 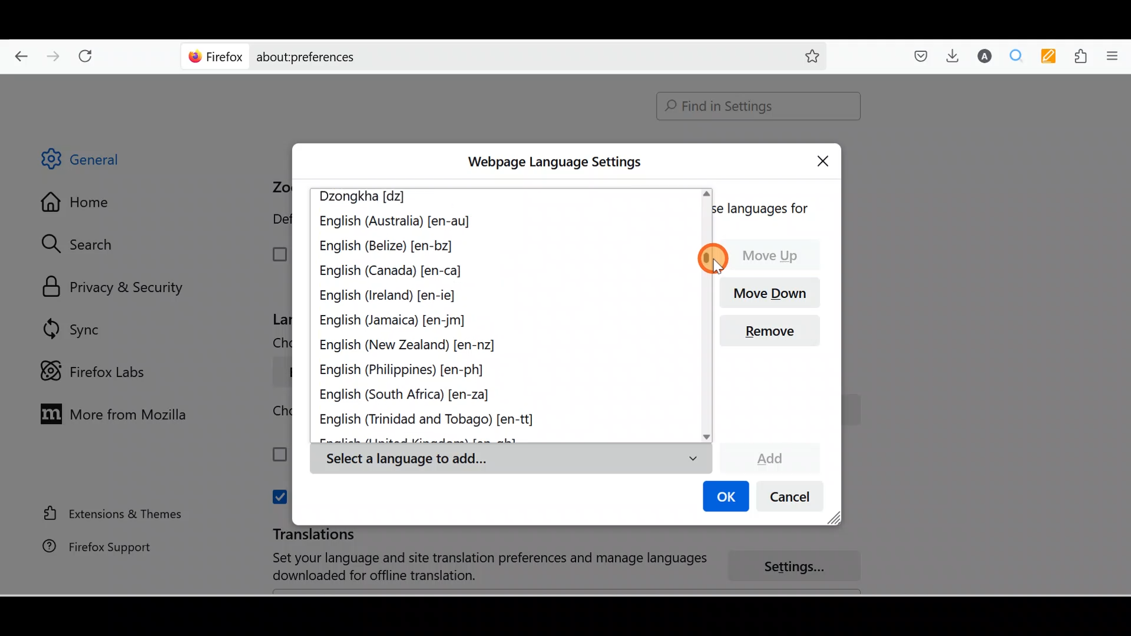 What do you see at coordinates (404, 372) in the screenshot?
I see `English (Philippines) [en-ph]` at bounding box center [404, 372].